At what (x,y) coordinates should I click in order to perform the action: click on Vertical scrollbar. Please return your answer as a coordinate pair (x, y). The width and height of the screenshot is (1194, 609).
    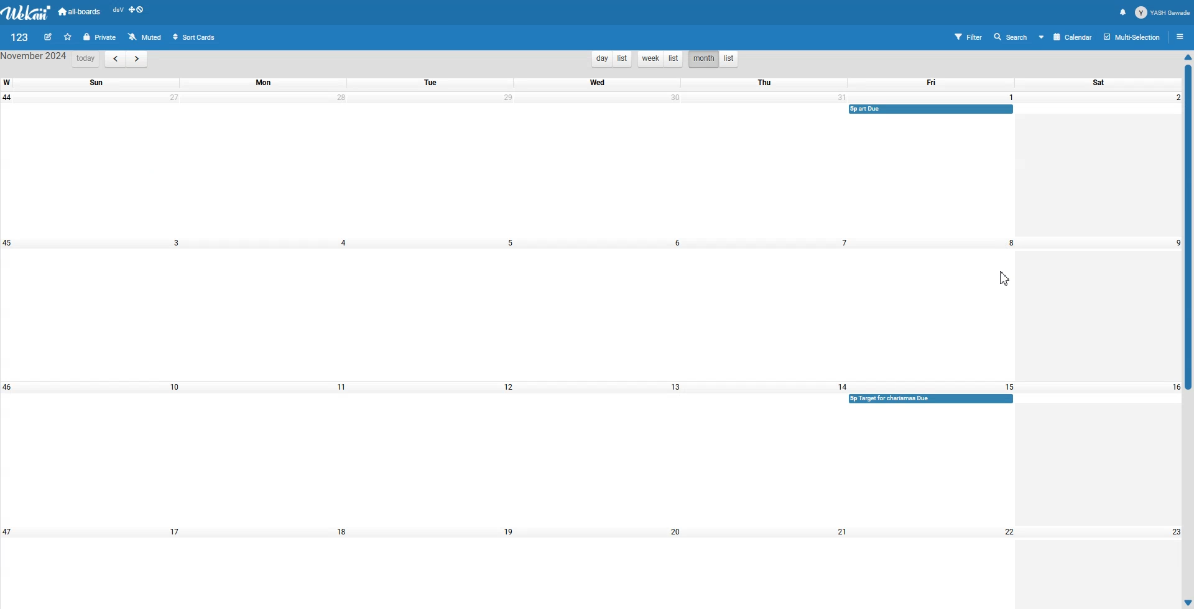
    Looking at the image, I should click on (1187, 330).